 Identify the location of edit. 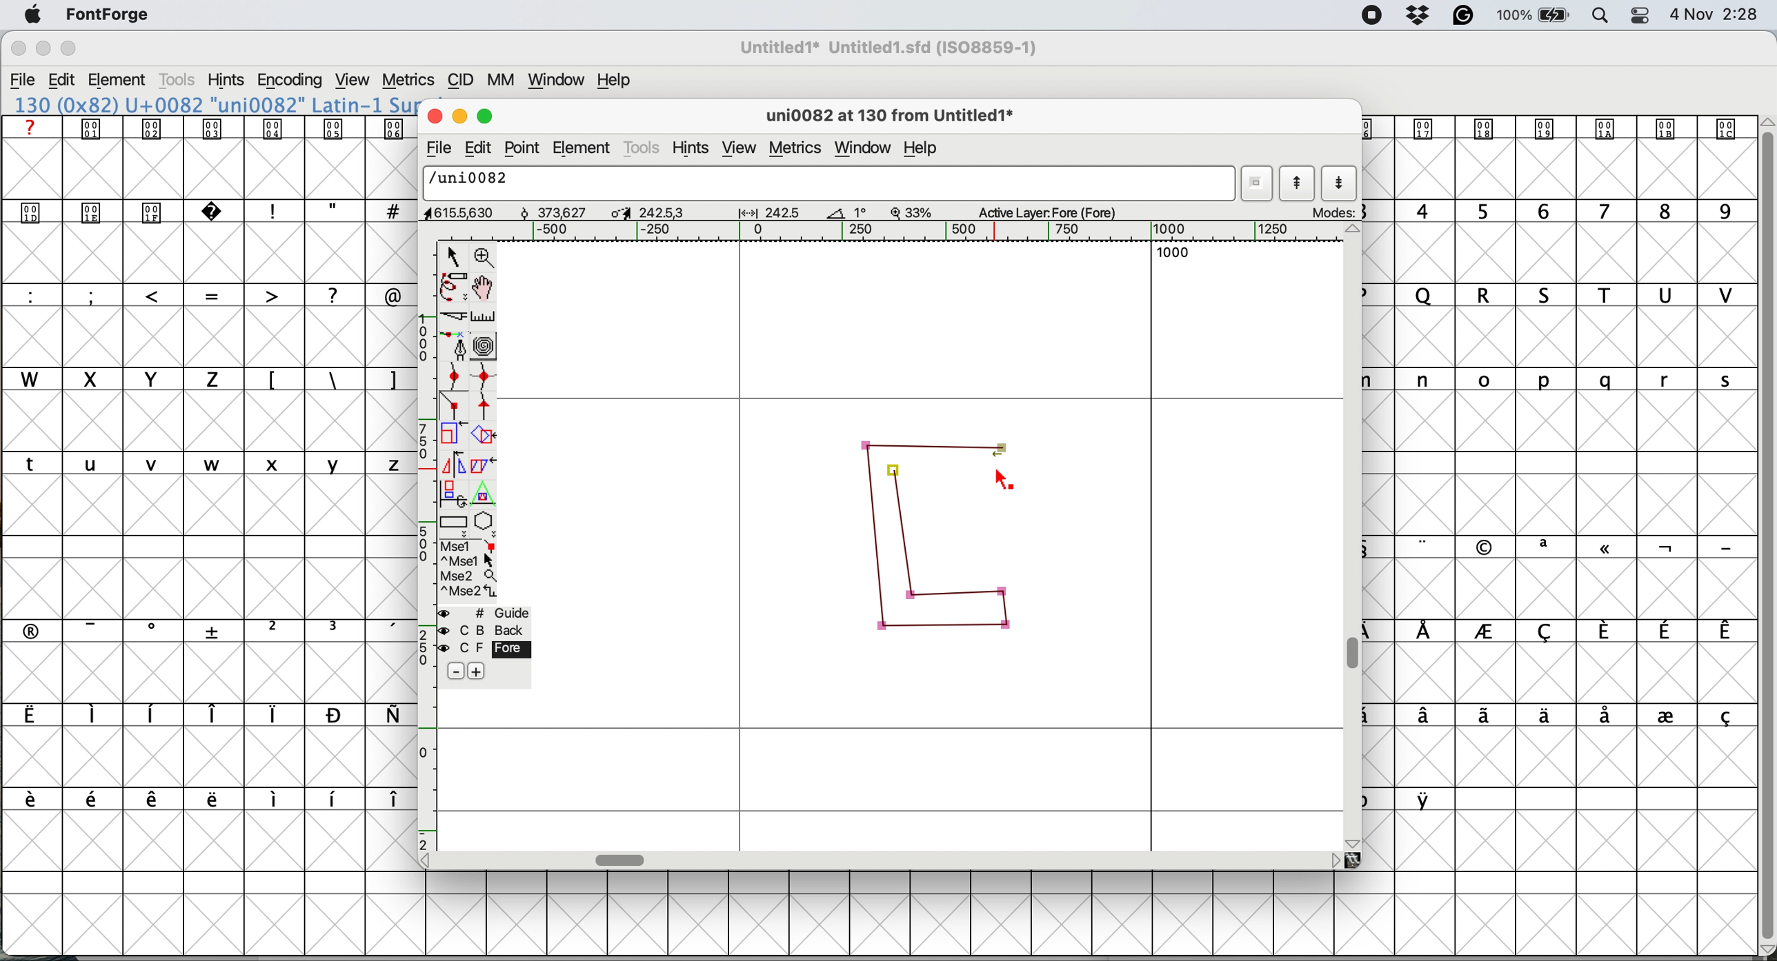
(62, 80).